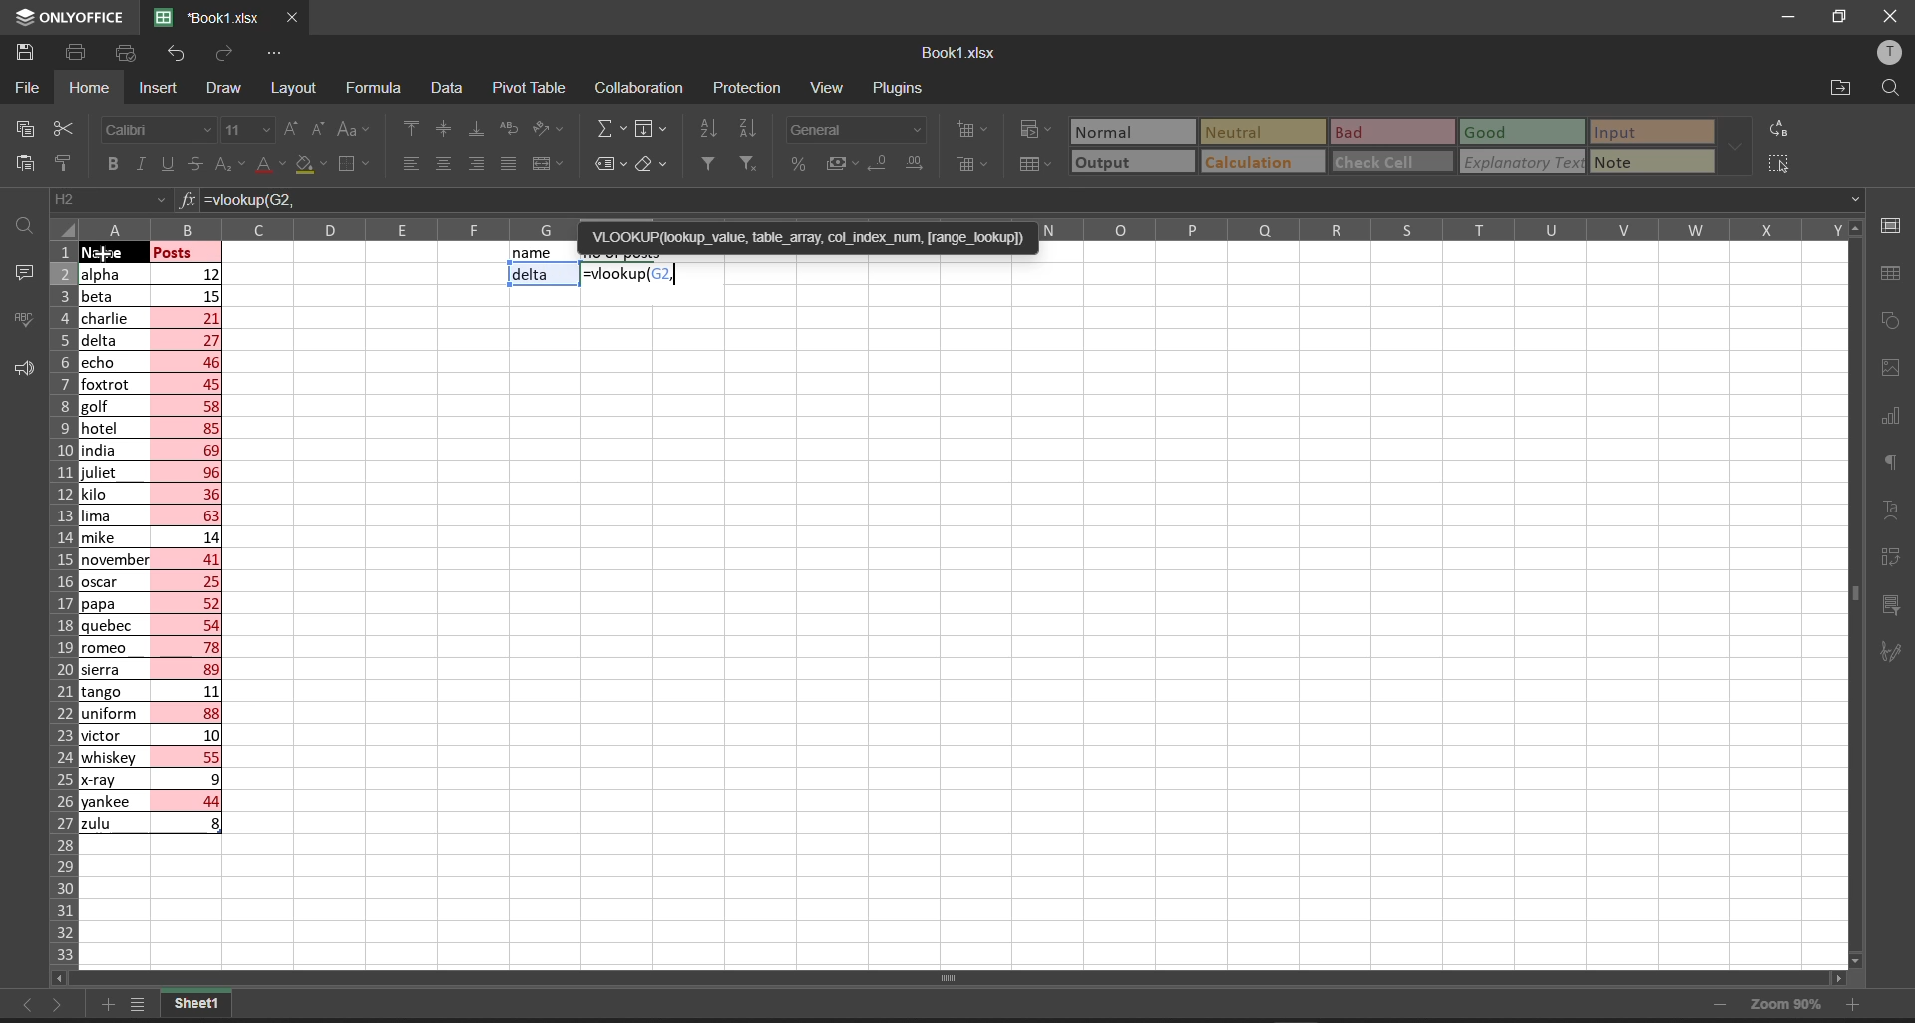 Image resolution: width=1915 pixels, height=1023 pixels. Describe the element at coordinates (834, 163) in the screenshot. I see `accounting style` at that location.